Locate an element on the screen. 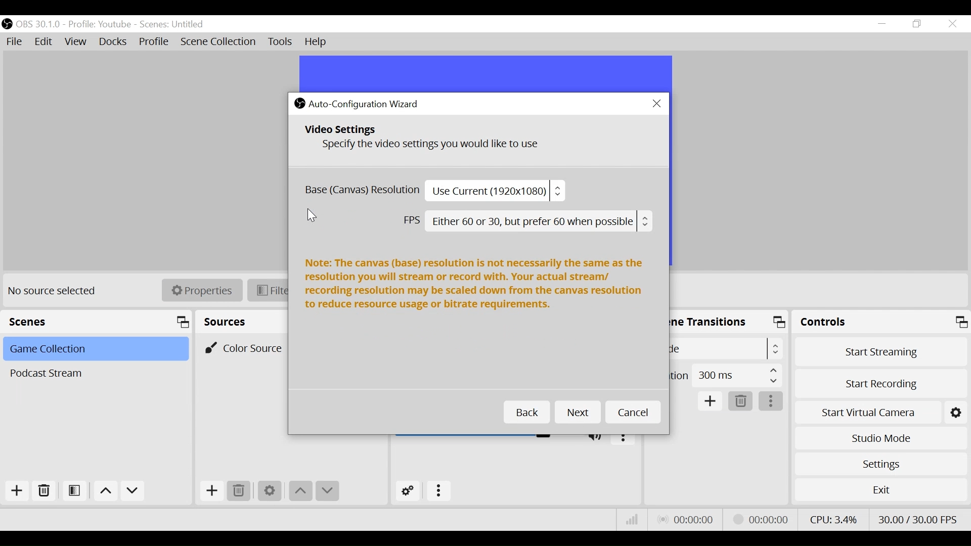 This screenshot has width=971, height=546. Advanced Audio Settings is located at coordinates (406, 491).